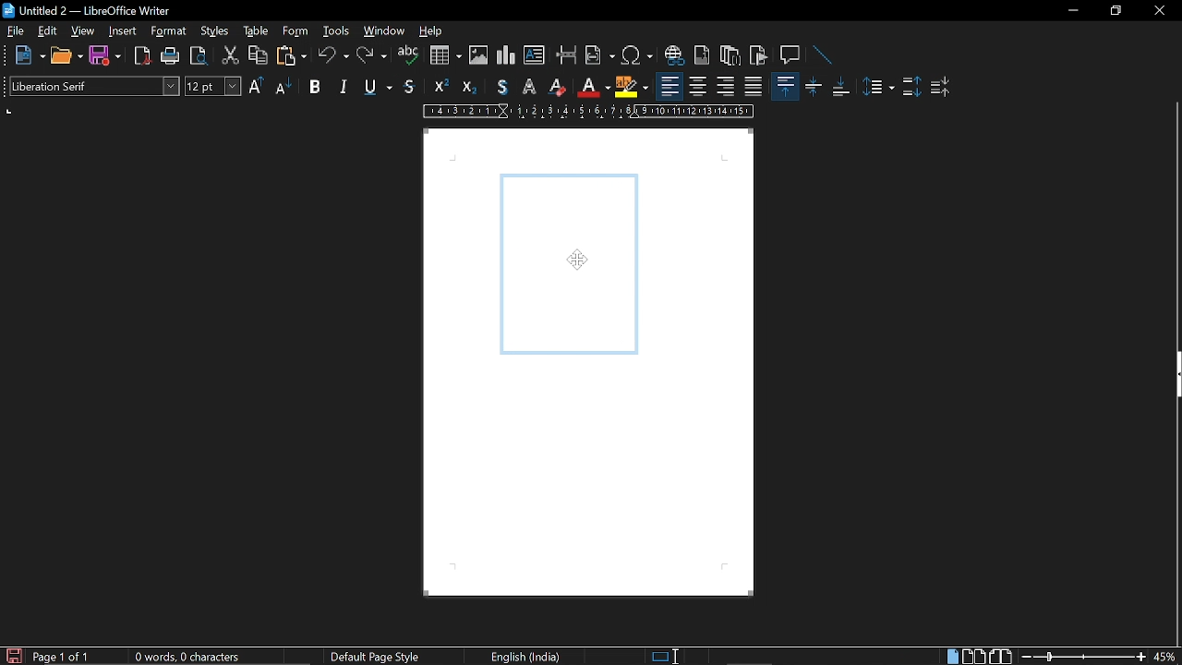 This screenshot has width=1182, height=665. I want to click on restore down, so click(1115, 11).